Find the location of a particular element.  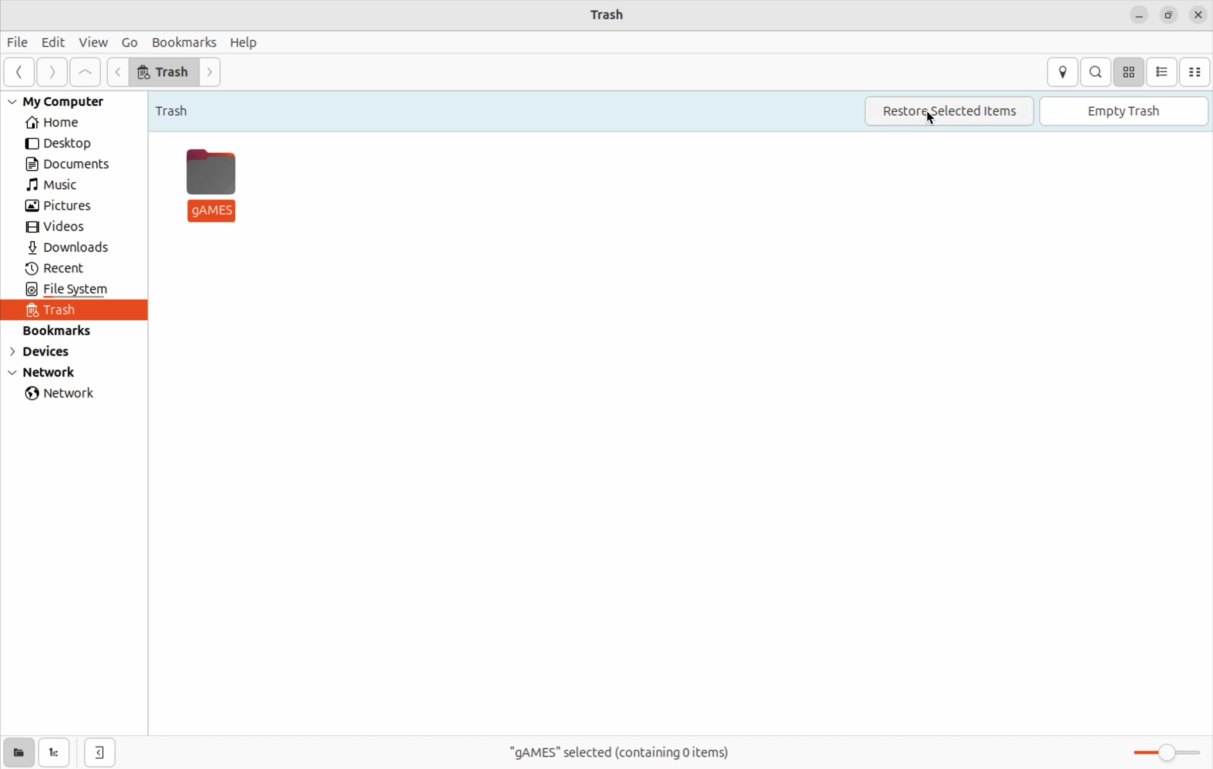

Go up is located at coordinates (86, 73).